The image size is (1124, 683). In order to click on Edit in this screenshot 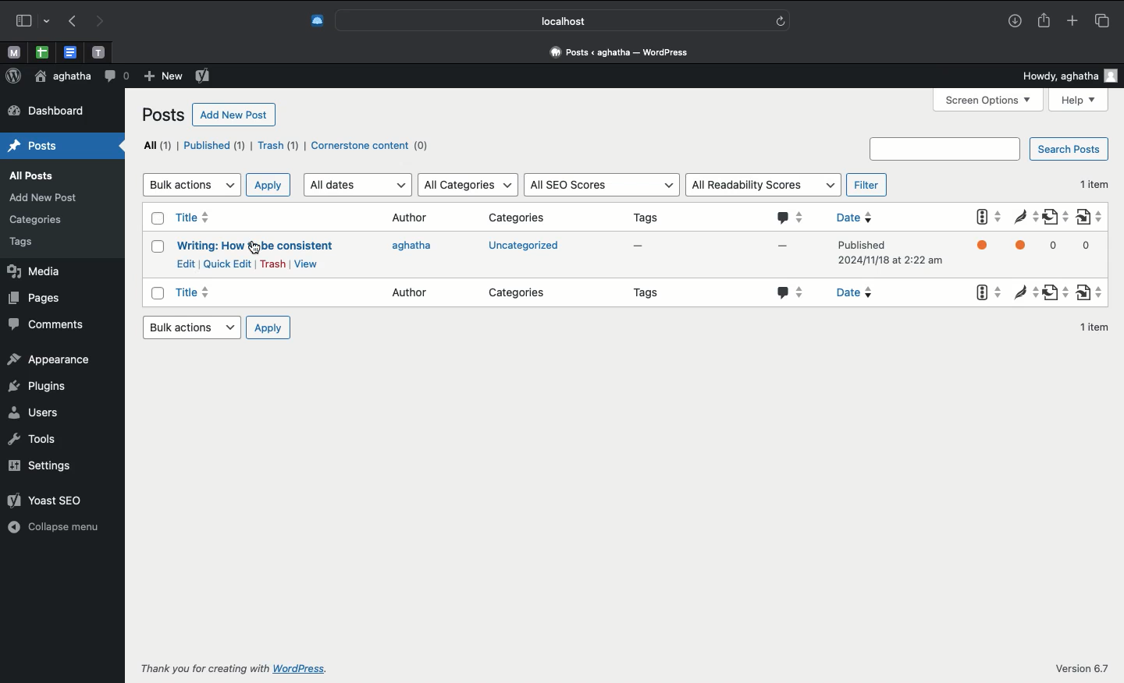, I will do `click(186, 263)`.